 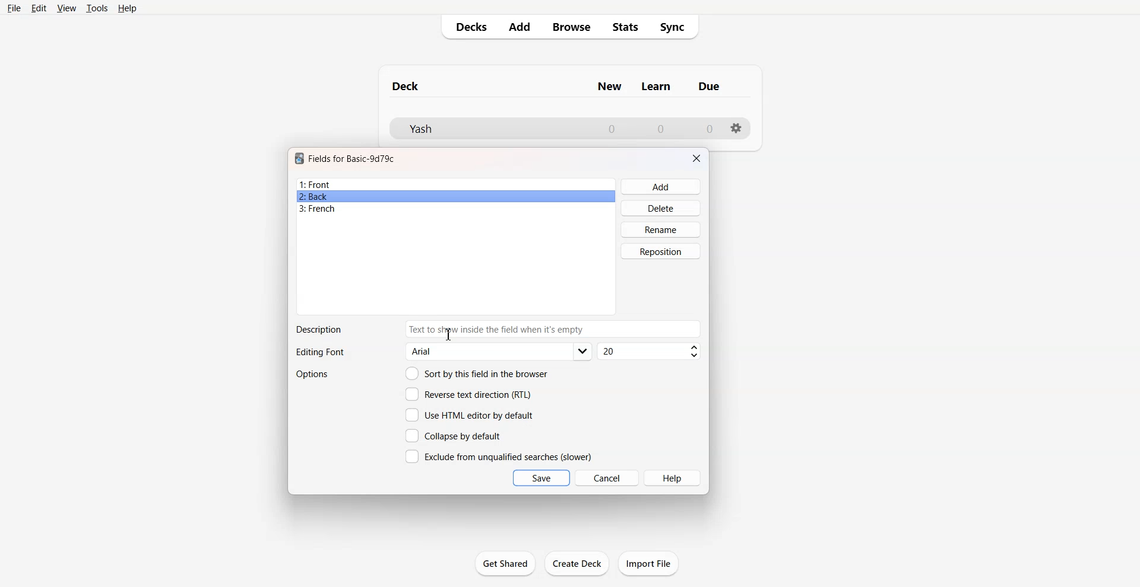 I want to click on Create Deck, so click(x=578, y=563).